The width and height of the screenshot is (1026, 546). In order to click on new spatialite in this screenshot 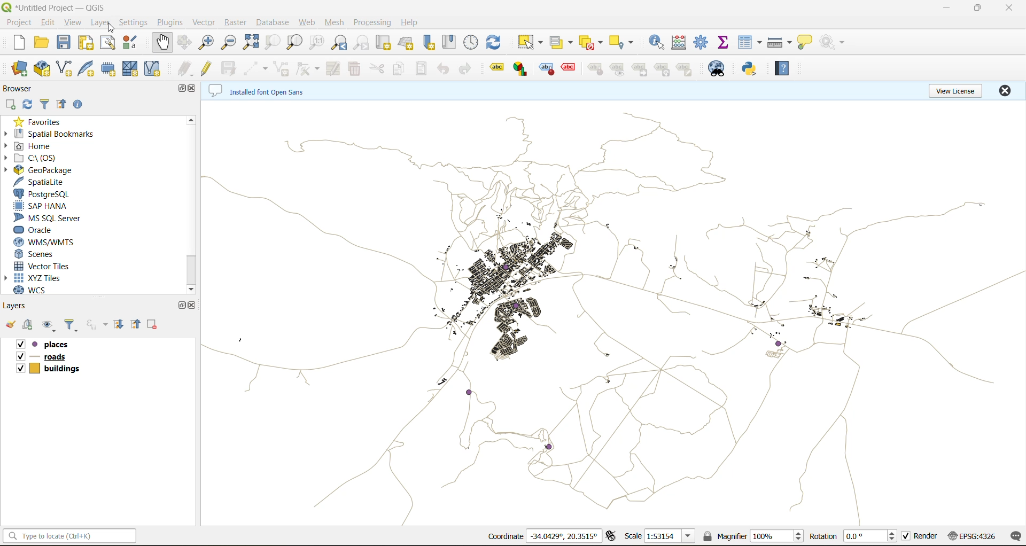, I will do `click(84, 69)`.